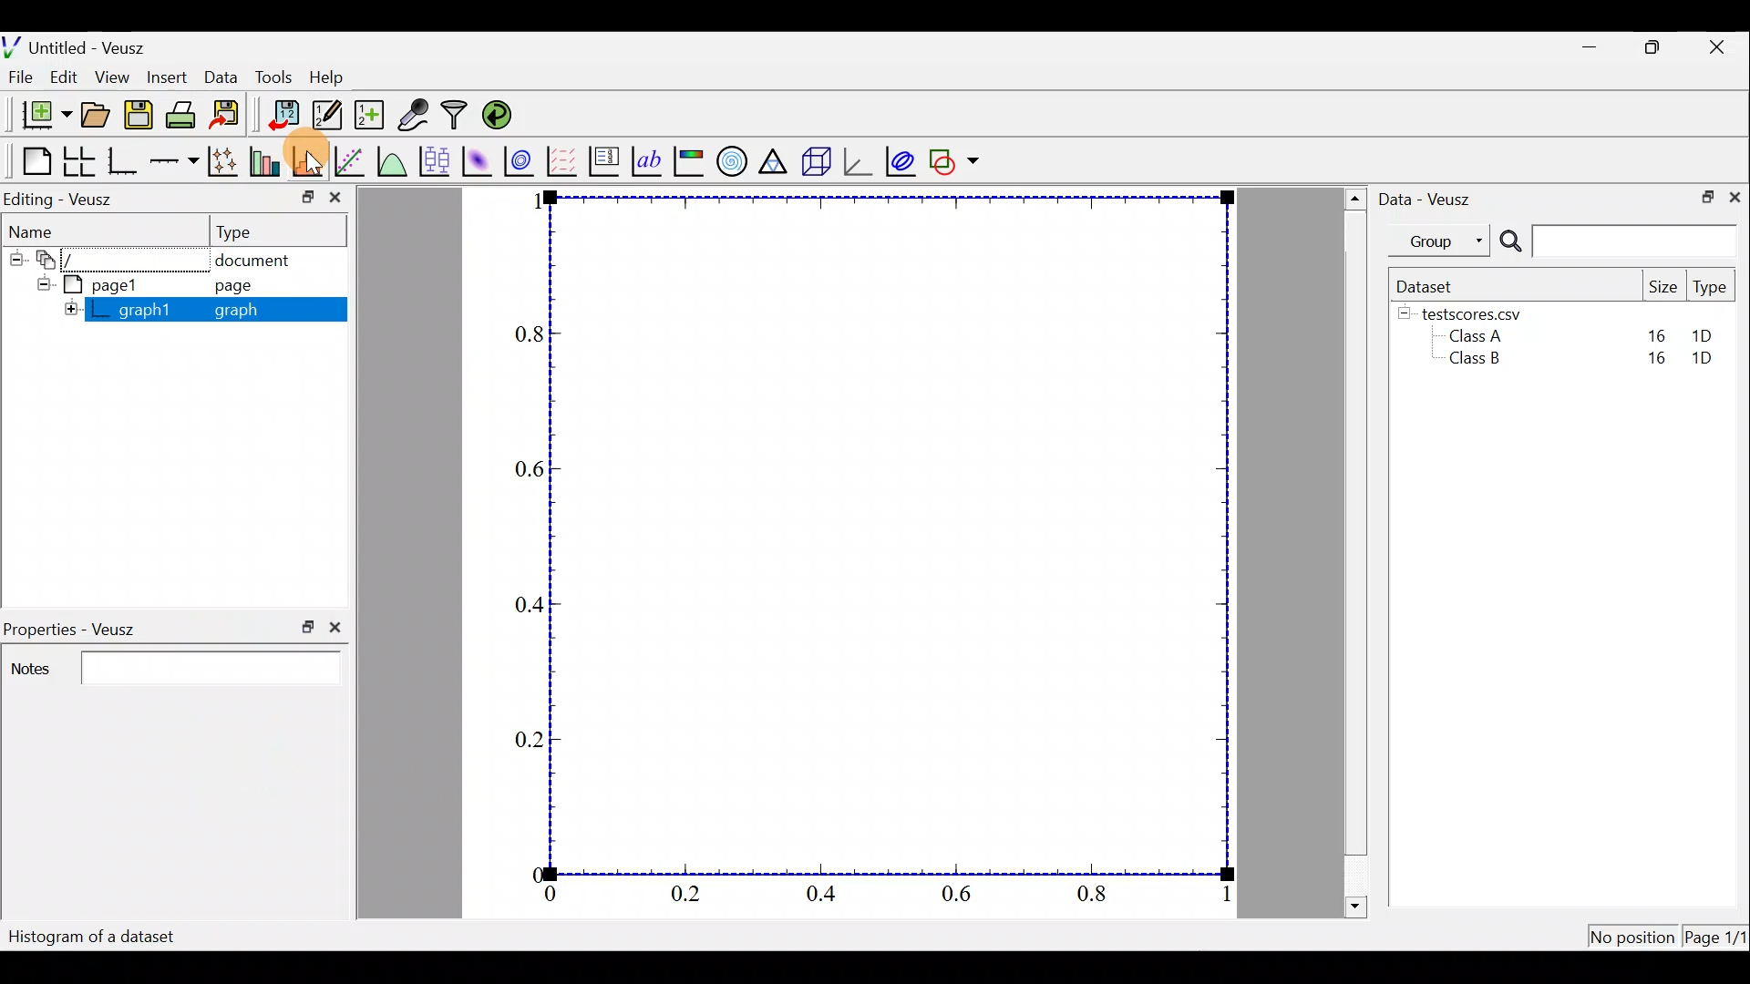 This screenshot has width=1750, height=984. What do you see at coordinates (1429, 284) in the screenshot?
I see `Dataset` at bounding box center [1429, 284].